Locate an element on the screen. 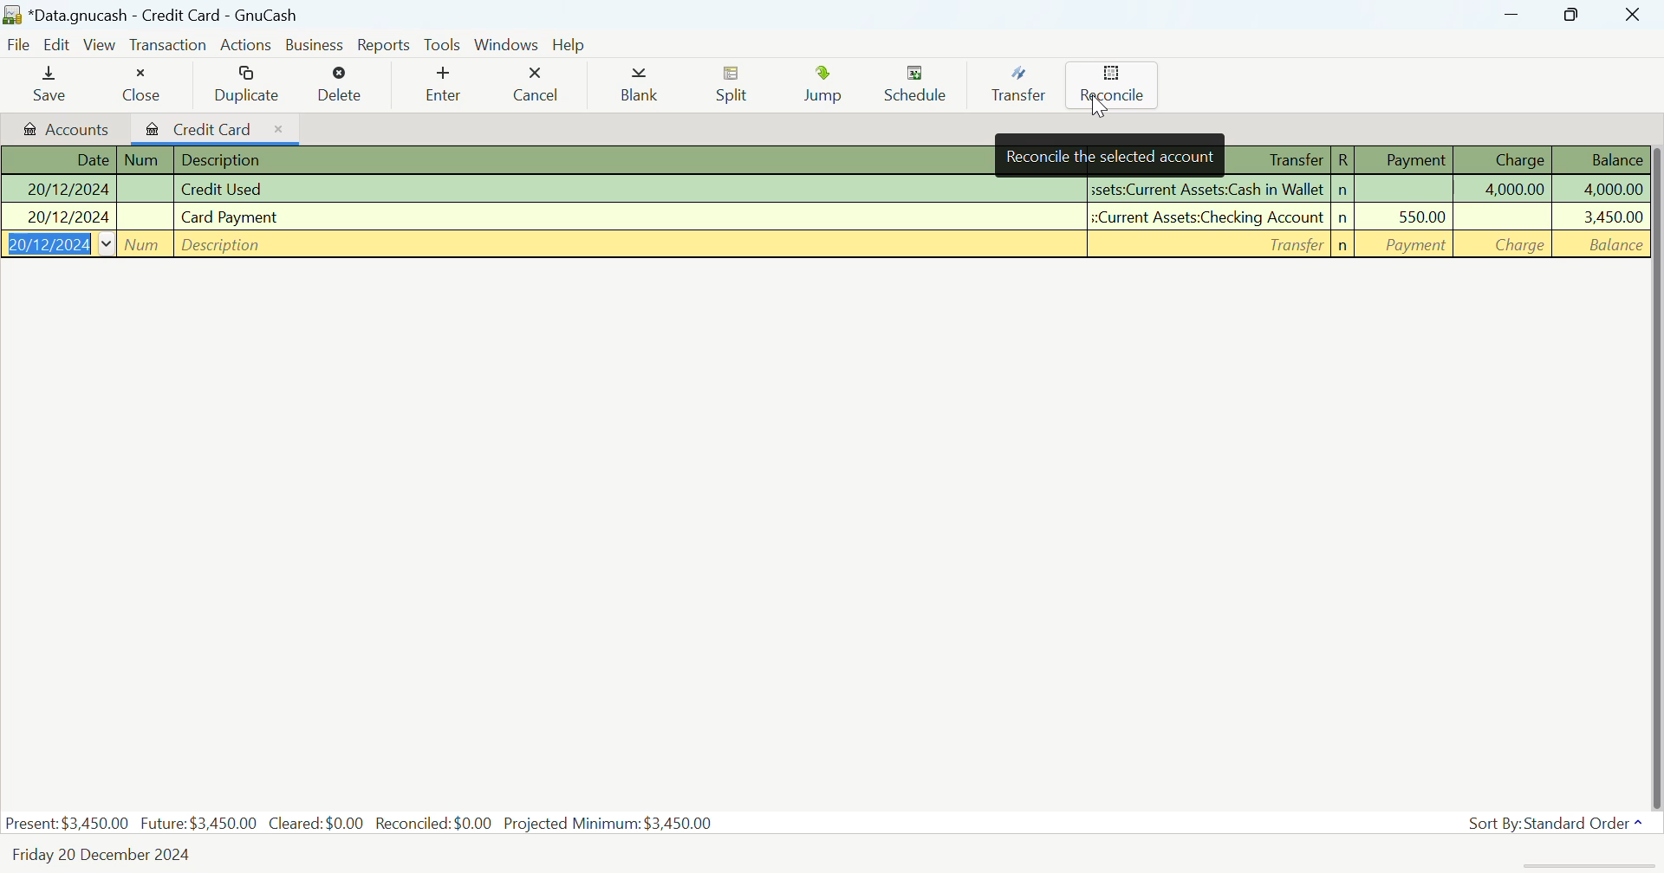 The image size is (1664, 873). Jump is located at coordinates (823, 87).